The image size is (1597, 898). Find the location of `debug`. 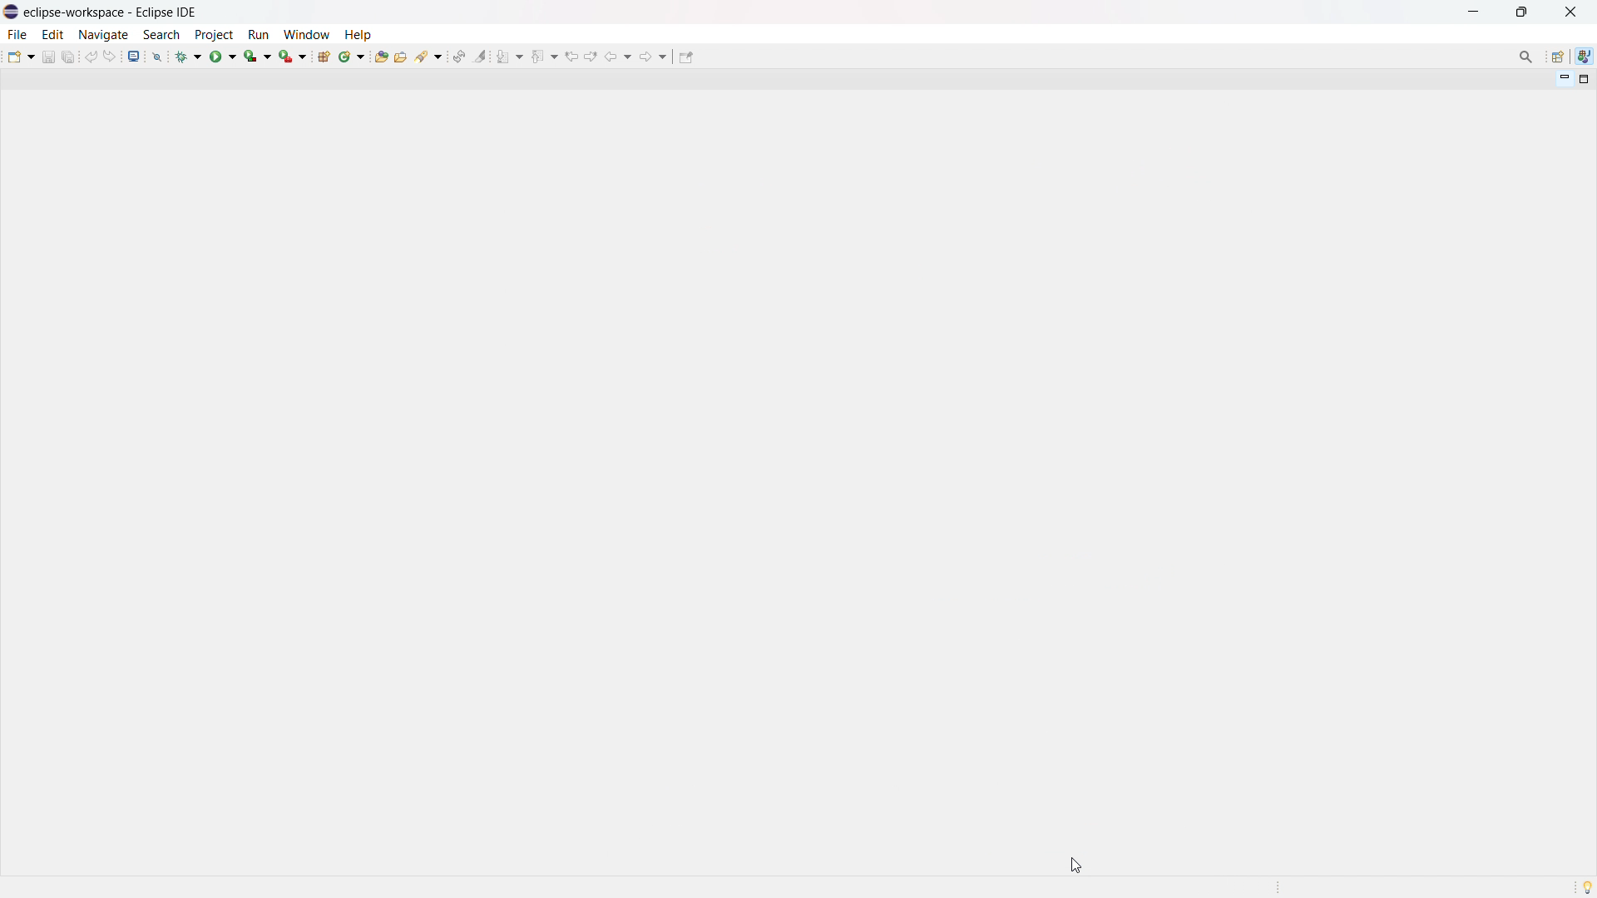

debug is located at coordinates (189, 56).